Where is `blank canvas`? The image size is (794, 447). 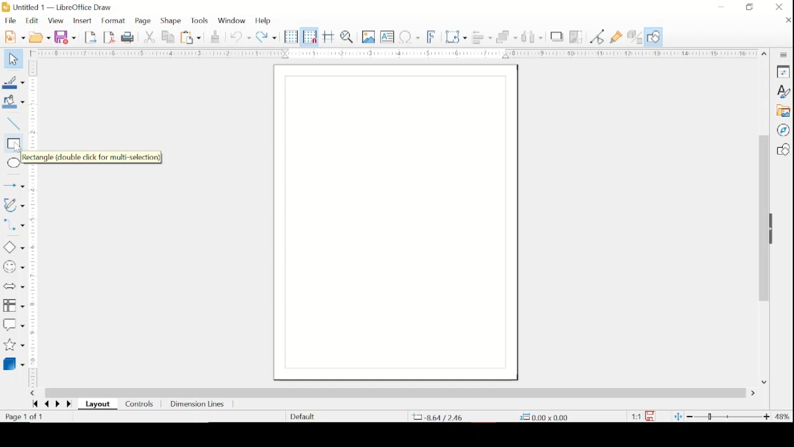 blank canvas is located at coordinates (396, 222).